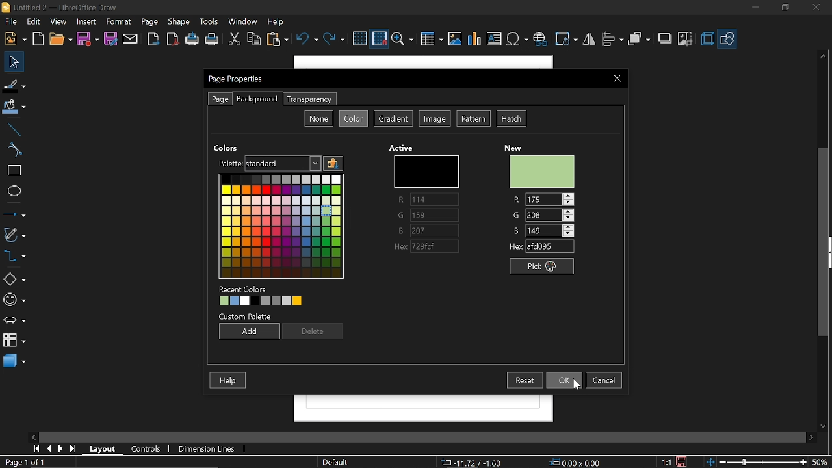  Describe the element at coordinates (192, 40) in the screenshot. I see `Print directly` at that location.